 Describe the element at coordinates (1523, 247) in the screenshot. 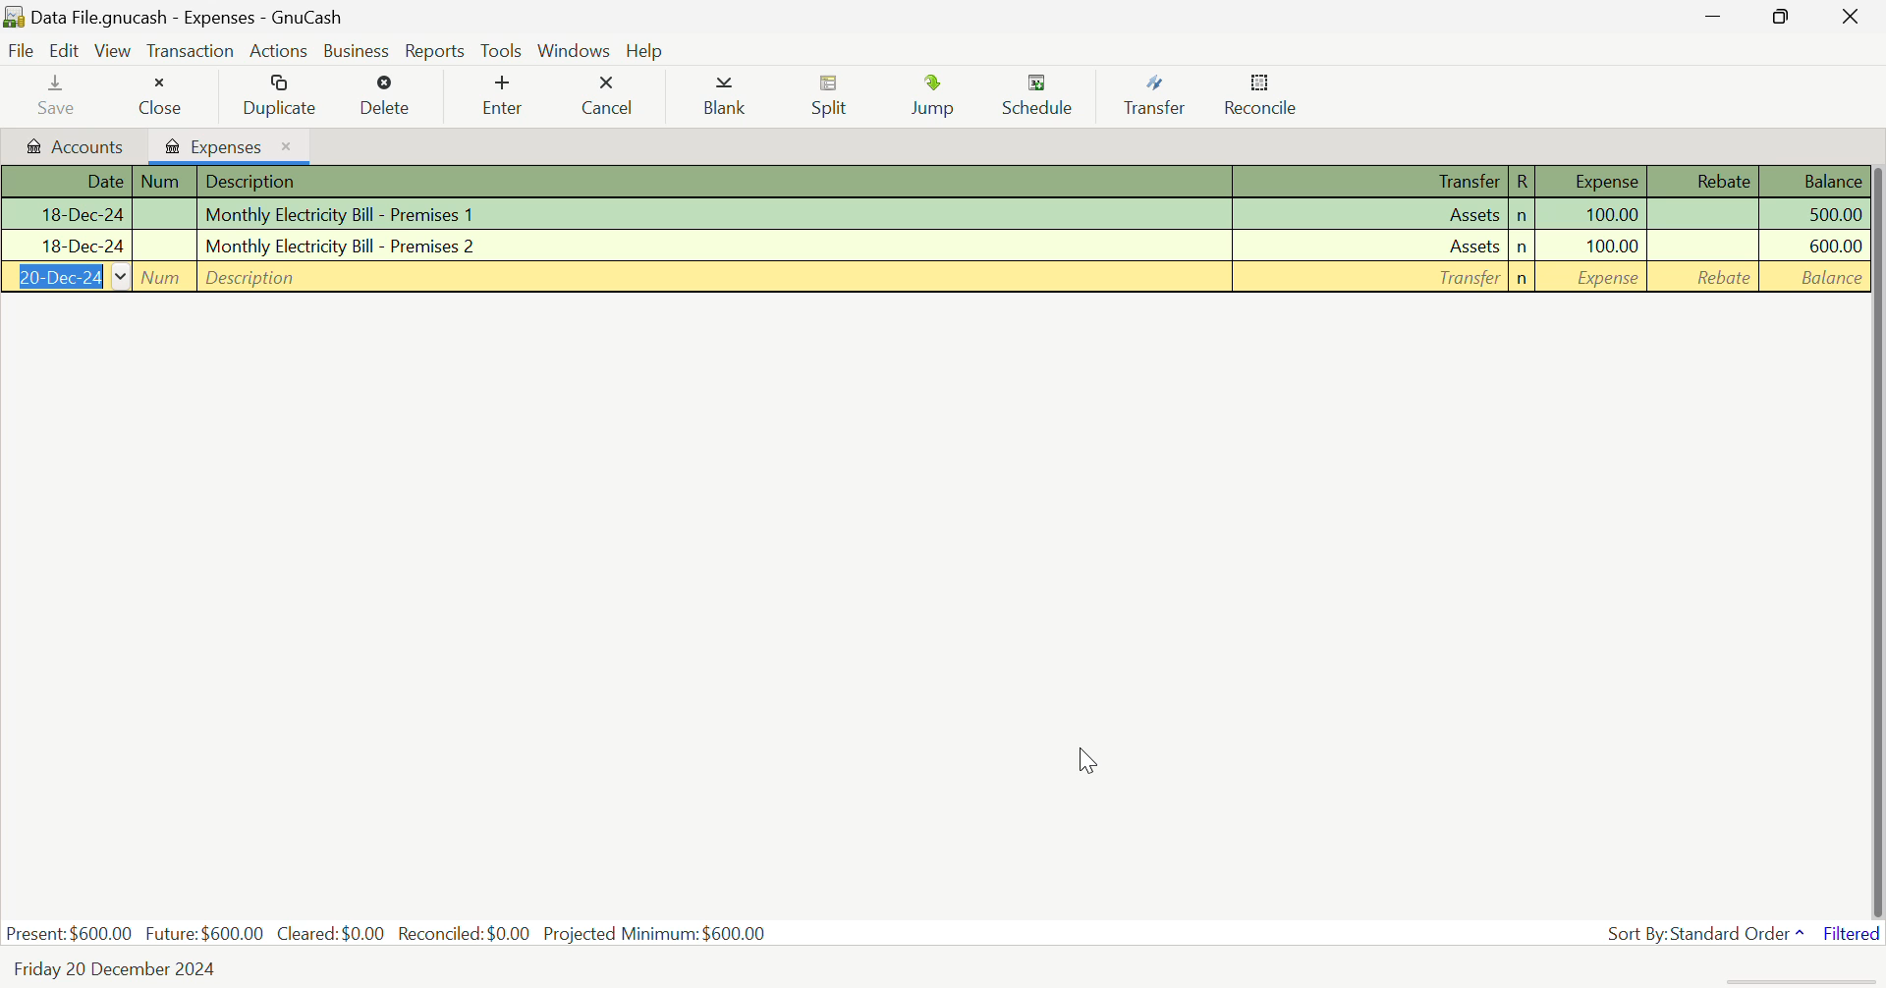

I see `n` at that location.